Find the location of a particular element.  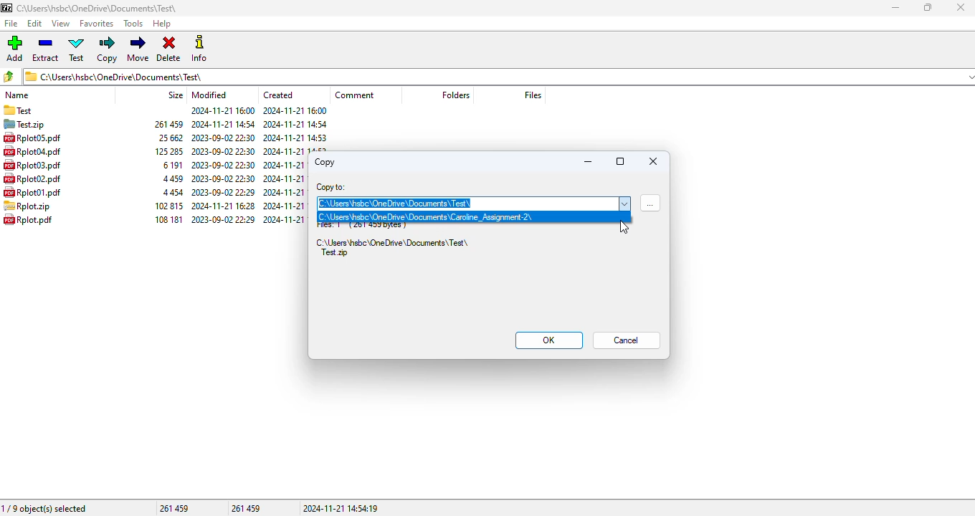

modified date & time is located at coordinates (224, 152).